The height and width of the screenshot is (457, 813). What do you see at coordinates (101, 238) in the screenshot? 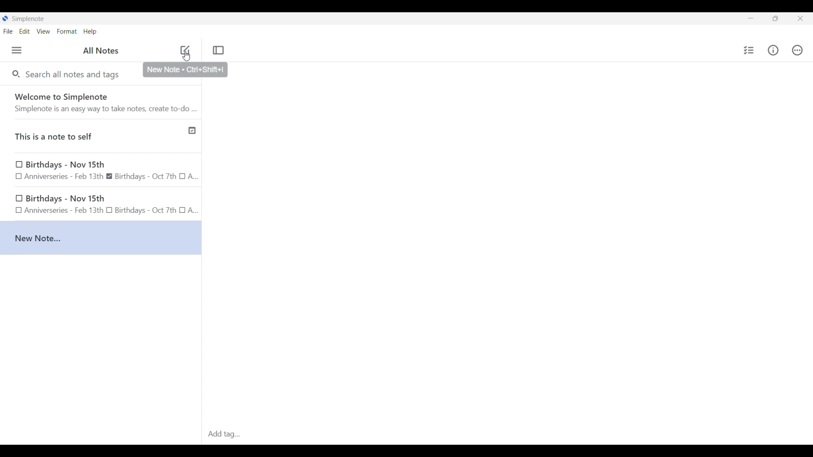
I see `New Note` at bounding box center [101, 238].